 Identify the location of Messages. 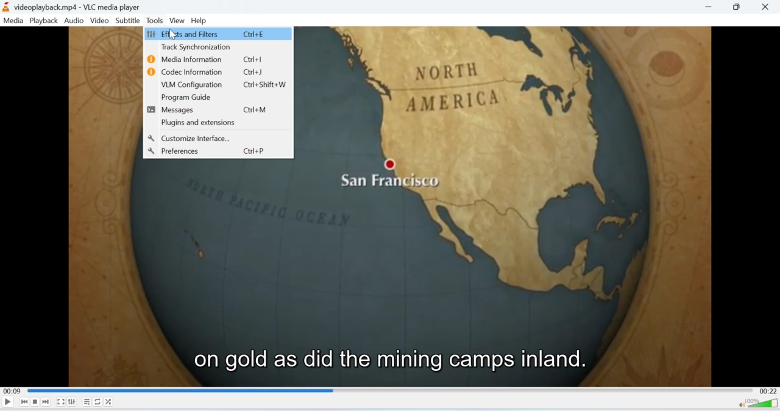
(173, 111).